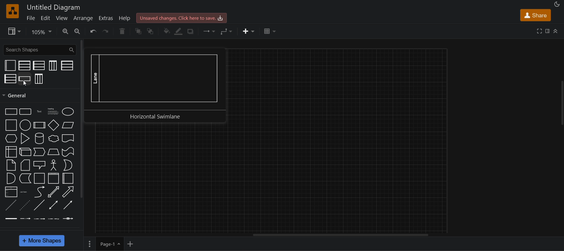 This screenshot has height=251, width=564. What do you see at coordinates (182, 17) in the screenshot?
I see `unsaved changes. click here to save` at bounding box center [182, 17].